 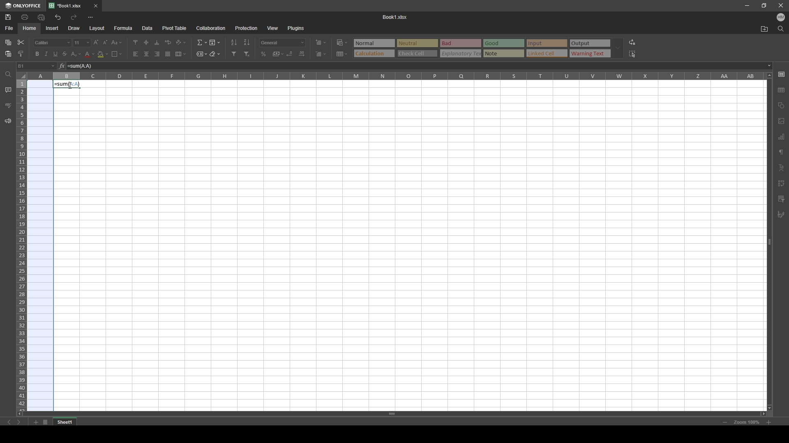 What do you see at coordinates (8, 17) in the screenshot?
I see `save` at bounding box center [8, 17].